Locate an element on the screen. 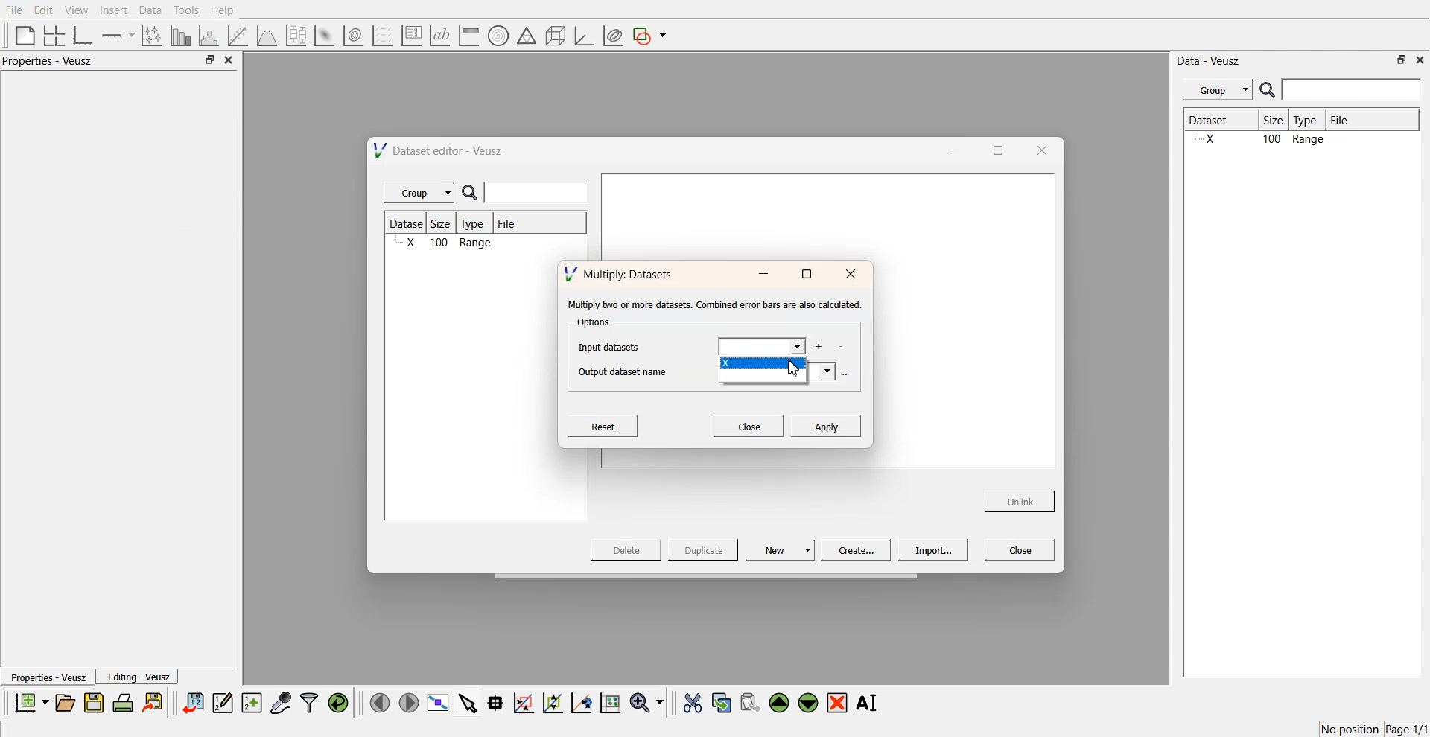 The width and height of the screenshot is (1430, 737). File is located at coordinates (15, 10).